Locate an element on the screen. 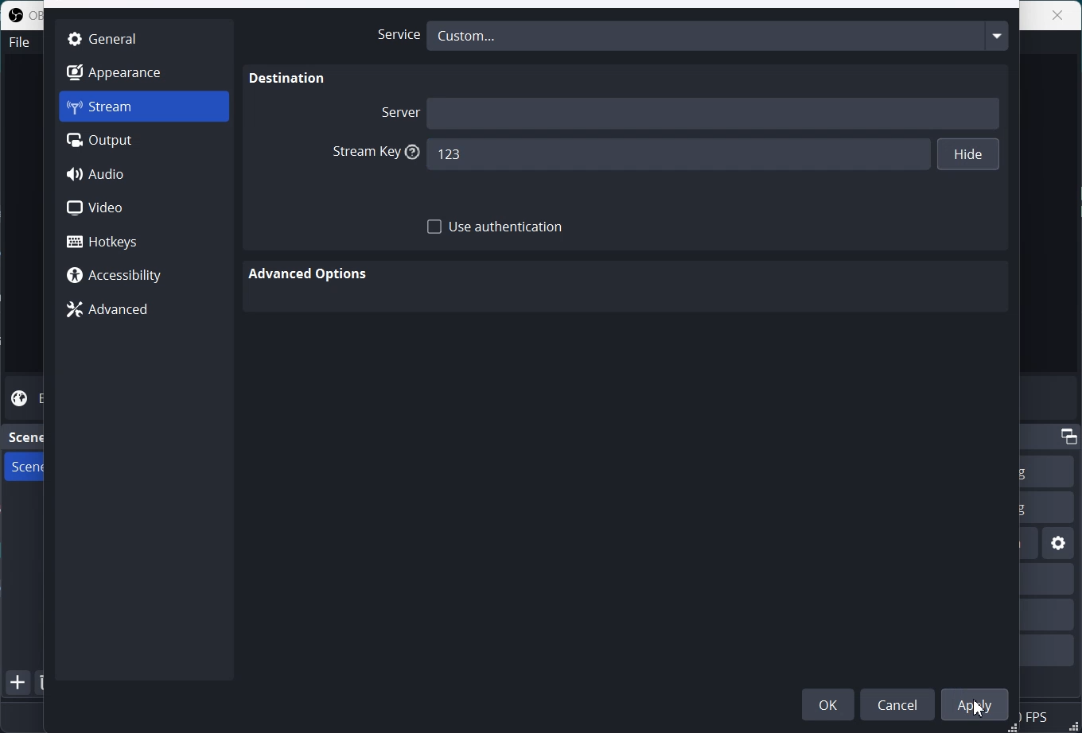 The width and height of the screenshot is (1082, 733). Use Authentication is located at coordinates (496, 227).